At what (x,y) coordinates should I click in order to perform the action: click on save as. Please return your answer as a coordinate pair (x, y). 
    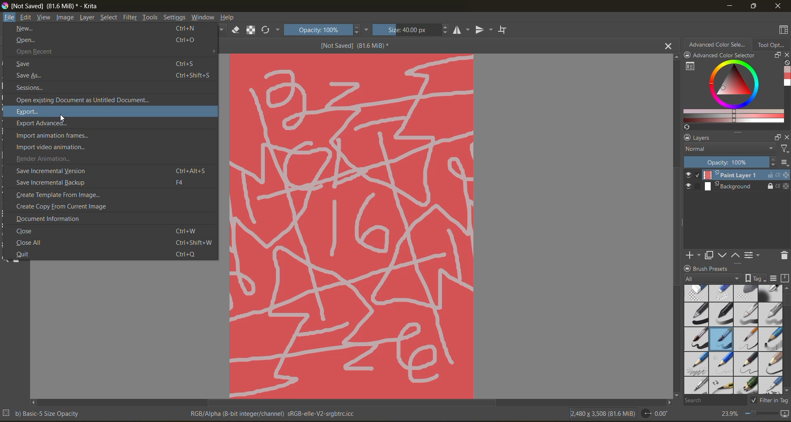
    Looking at the image, I should click on (113, 76).